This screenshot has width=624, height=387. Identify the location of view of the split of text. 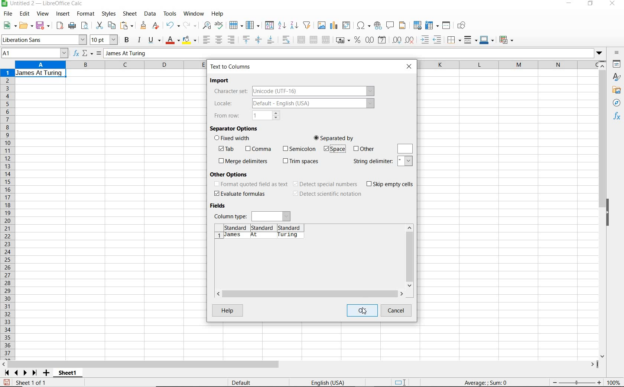
(261, 235).